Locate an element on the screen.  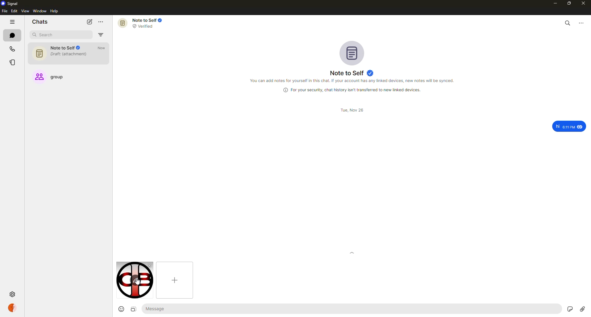
group is located at coordinates (51, 76).